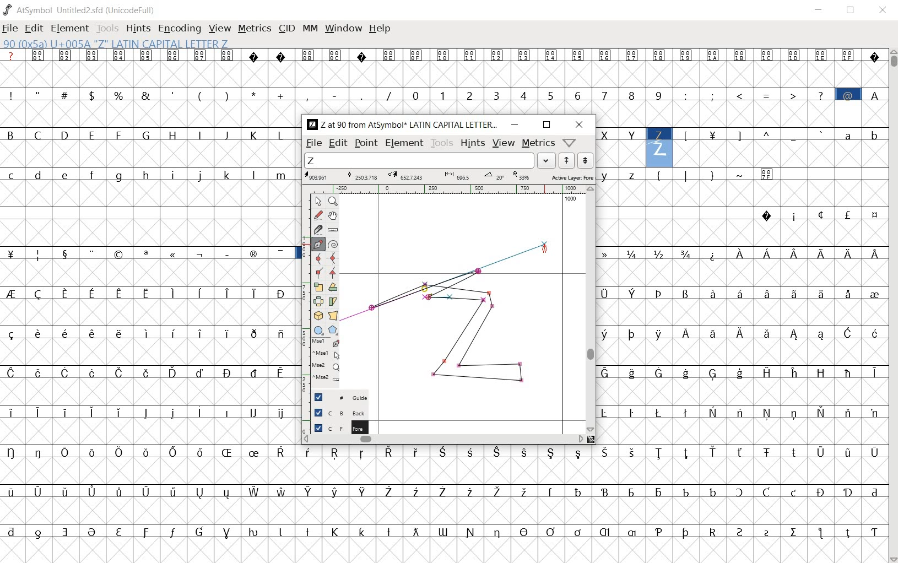 This screenshot has width=898, height=563. I want to click on Active Layer: Fore, so click(448, 176).